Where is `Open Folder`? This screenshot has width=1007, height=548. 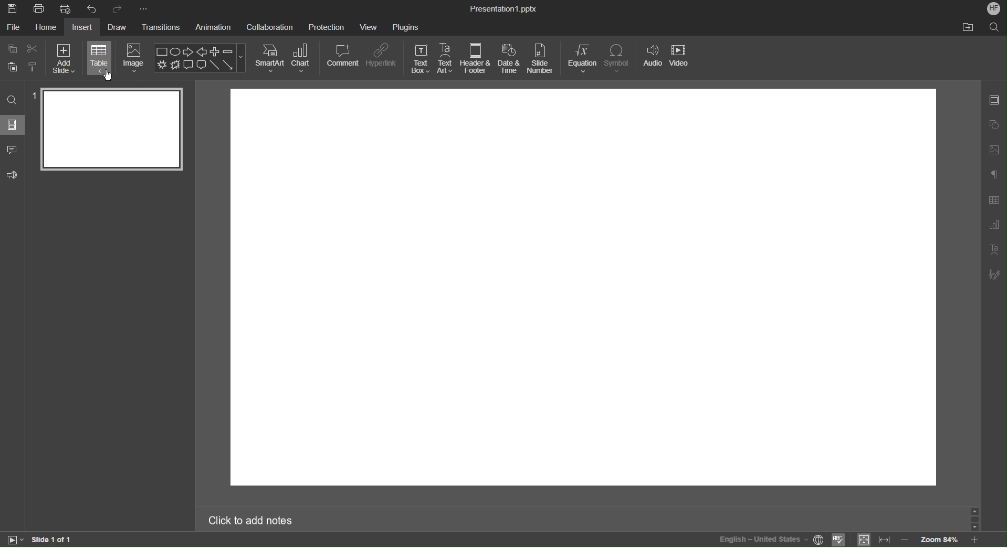
Open Folder is located at coordinates (968, 27).